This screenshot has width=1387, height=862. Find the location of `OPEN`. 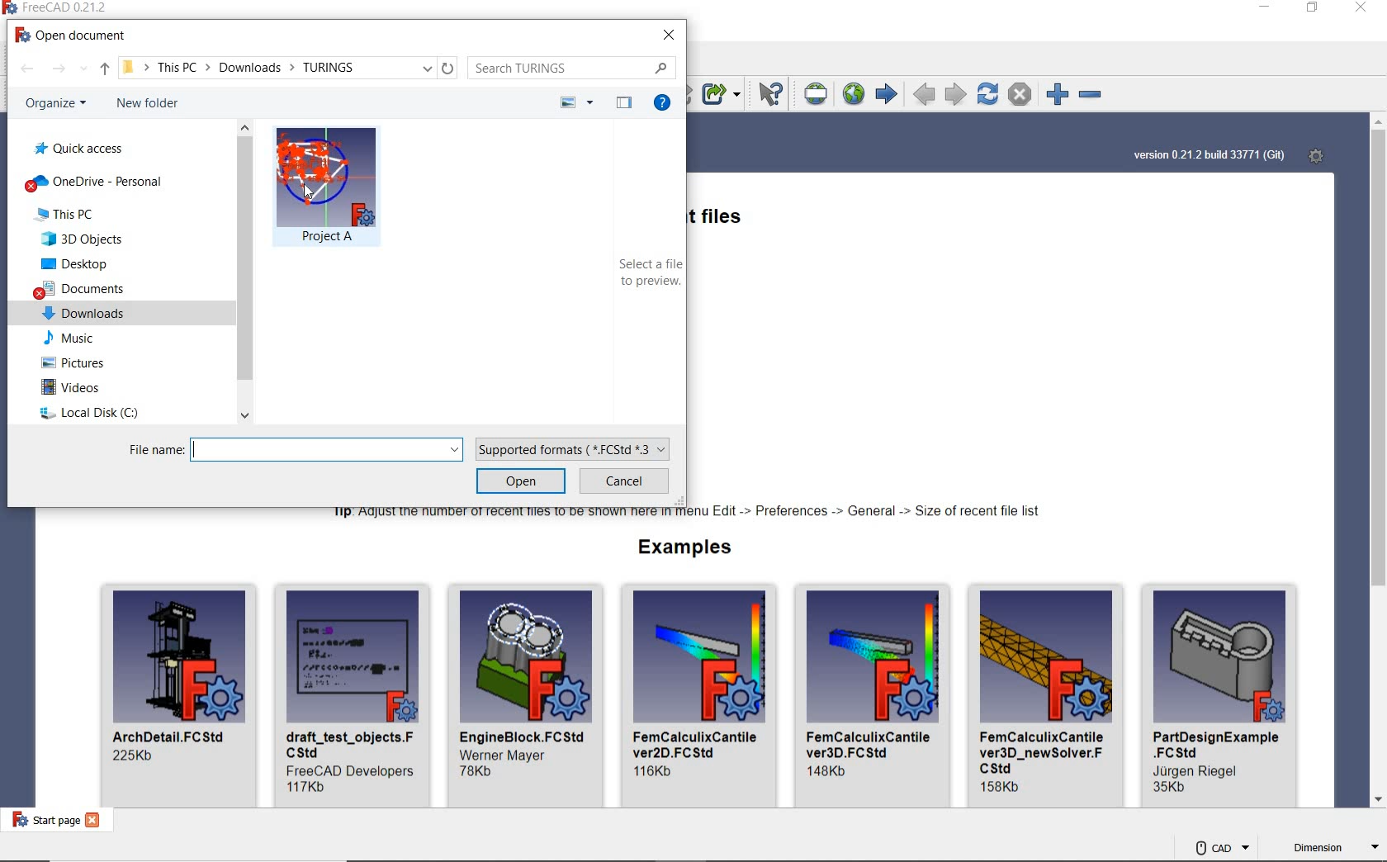

OPEN is located at coordinates (522, 481).